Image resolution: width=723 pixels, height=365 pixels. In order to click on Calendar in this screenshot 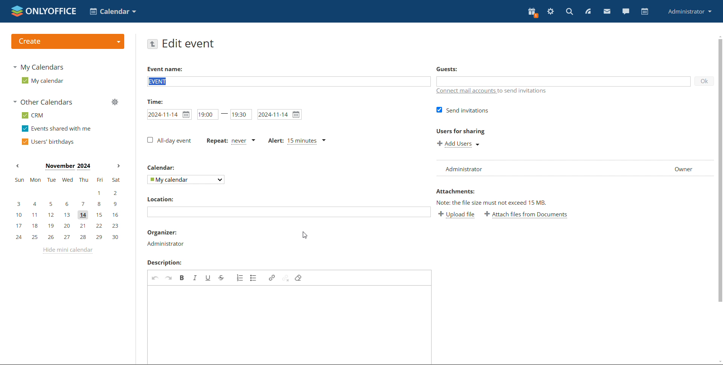, I will do `click(163, 169)`.